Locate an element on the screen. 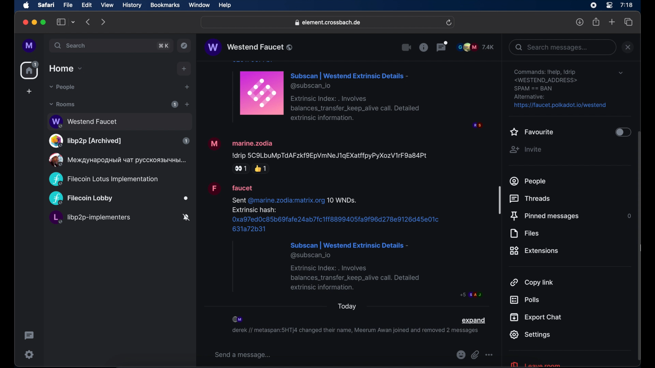 The image size is (655, 368). threads is located at coordinates (442, 46).